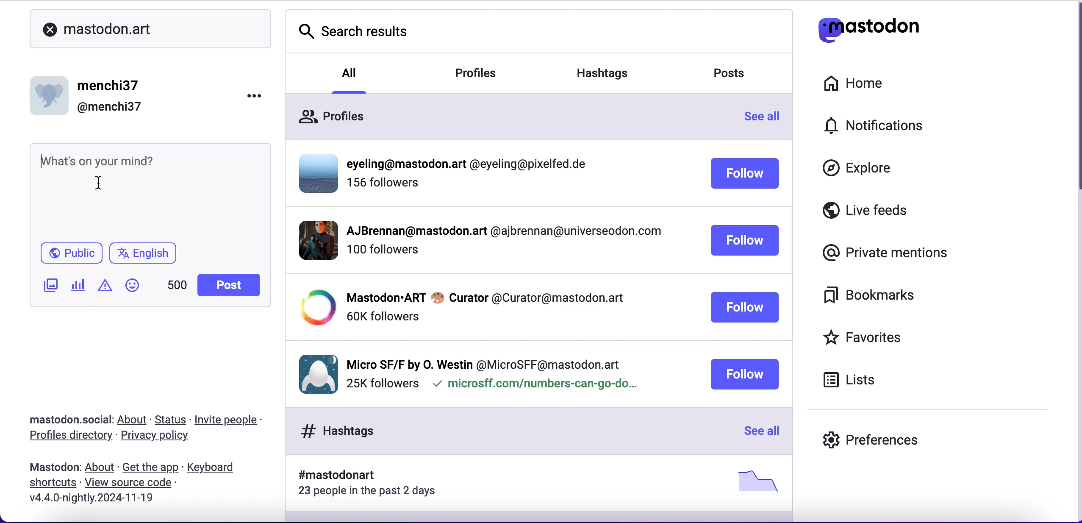 This screenshot has height=523, width=1082. What do you see at coordinates (860, 172) in the screenshot?
I see `explore` at bounding box center [860, 172].